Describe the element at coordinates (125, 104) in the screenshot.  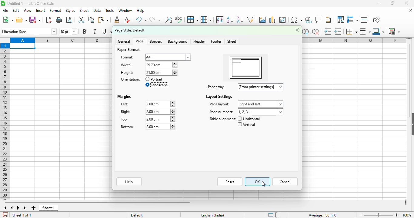
I see `left: ` at that location.